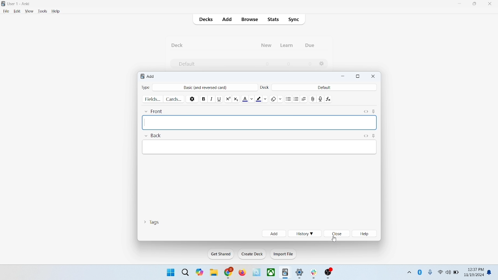  What do you see at coordinates (329, 98) in the screenshot?
I see `function` at bounding box center [329, 98].